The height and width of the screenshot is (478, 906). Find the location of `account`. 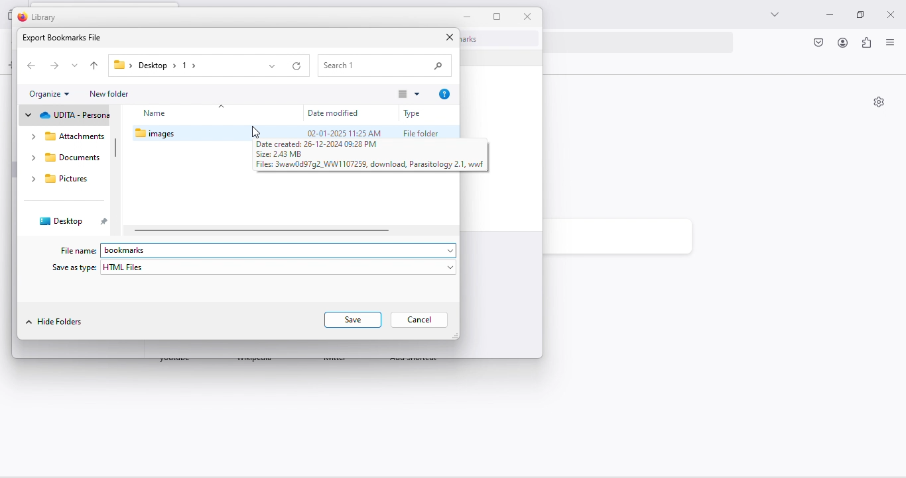

account is located at coordinates (842, 44).